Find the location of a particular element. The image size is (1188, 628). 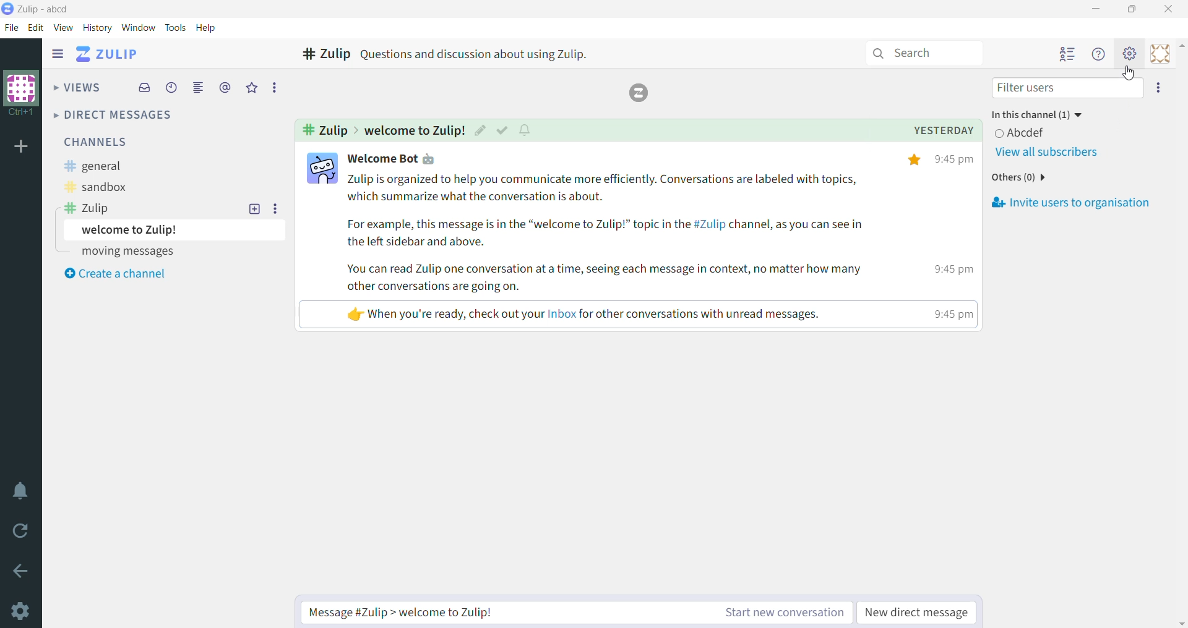

moving messages is located at coordinates (127, 251).